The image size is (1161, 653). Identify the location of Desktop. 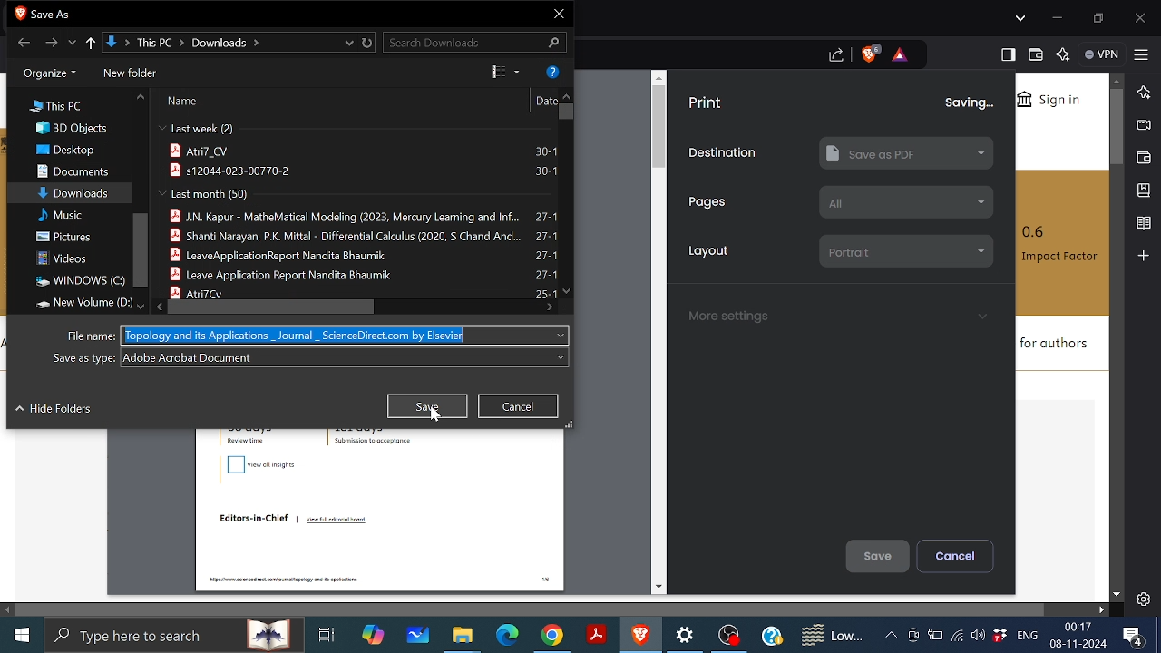
(67, 151).